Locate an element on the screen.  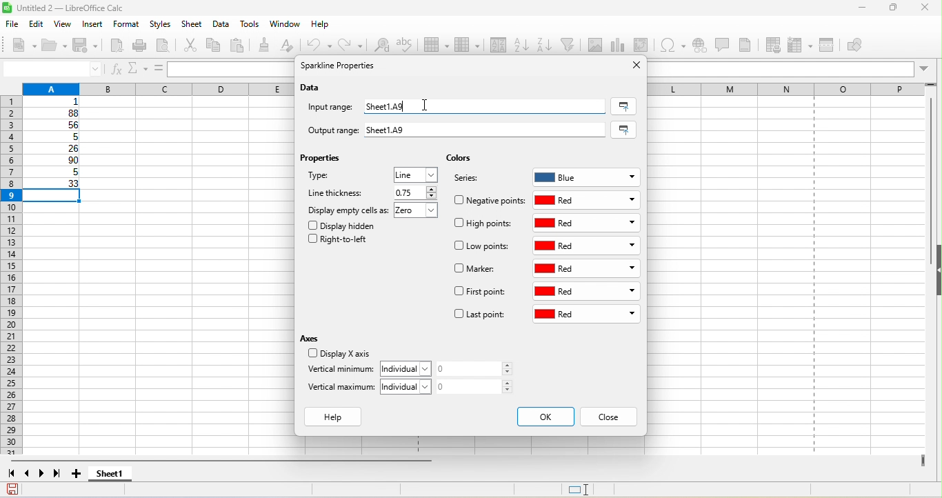
marker is located at coordinates (477, 270).